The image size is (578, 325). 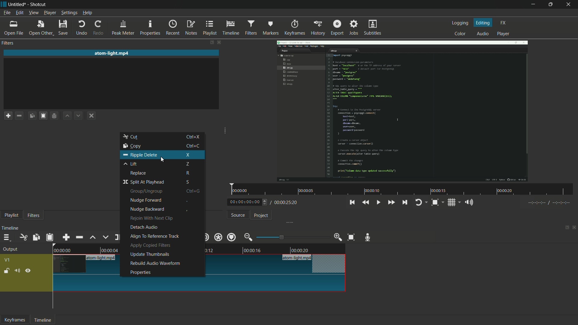 What do you see at coordinates (291, 237) in the screenshot?
I see `adjustment bar` at bounding box center [291, 237].